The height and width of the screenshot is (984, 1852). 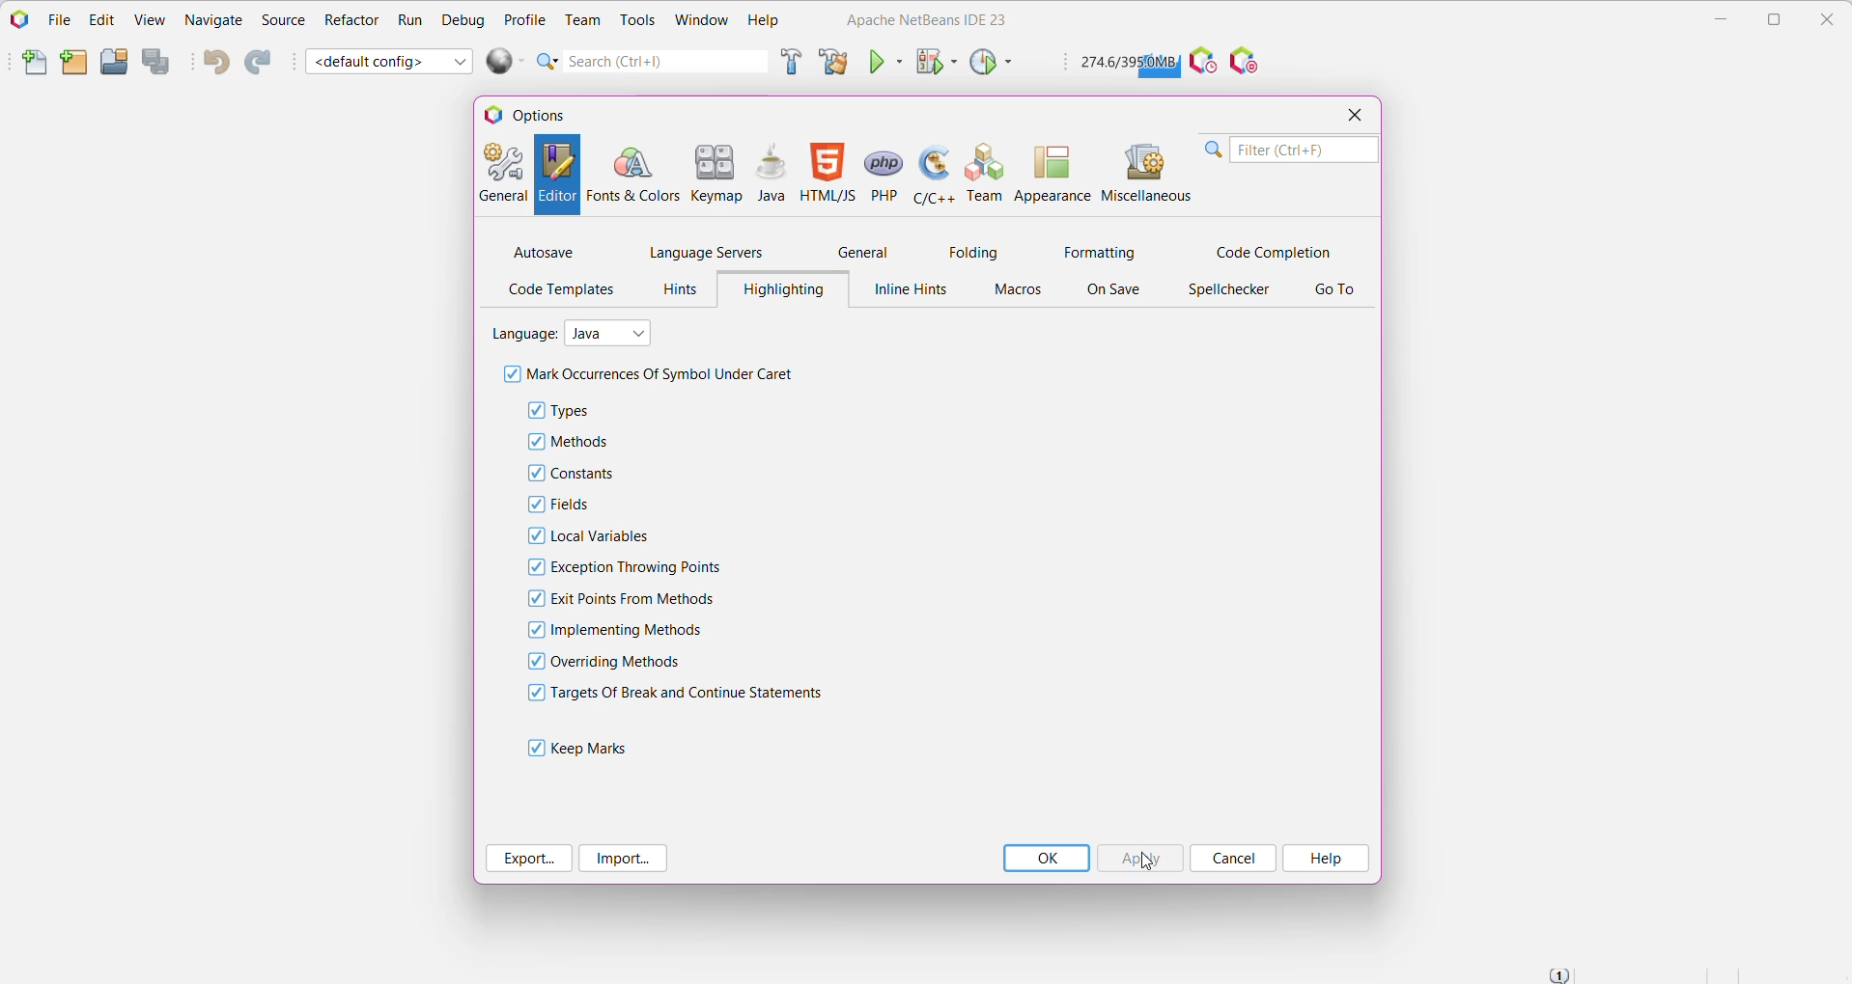 What do you see at coordinates (525, 18) in the screenshot?
I see `Profile` at bounding box center [525, 18].